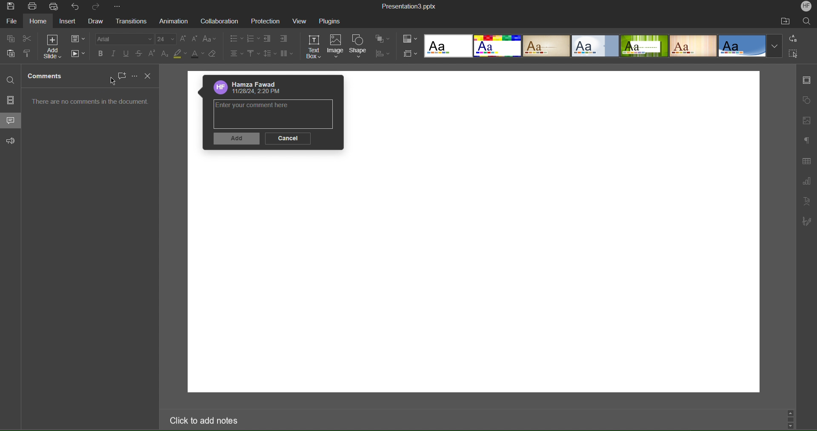 Image resolution: width=817 pixels, height=431 pixels. Describe the element at coordinates (287, 54) in the screenshot. I see `Columns` at that location.